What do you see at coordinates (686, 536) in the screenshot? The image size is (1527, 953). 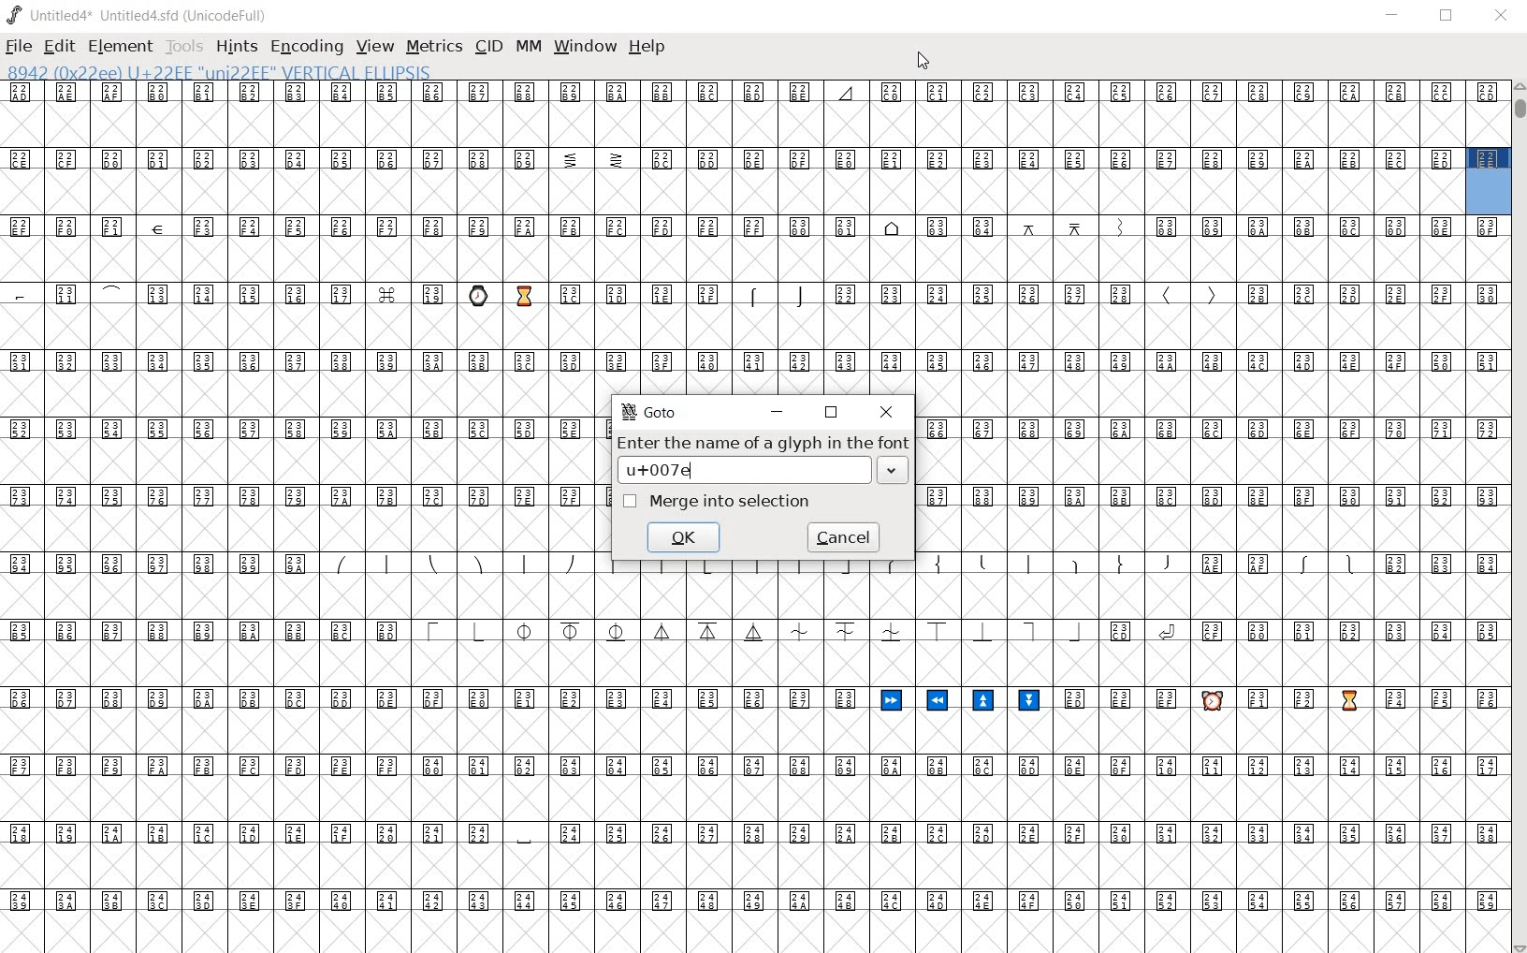 I see `ok` at bounding box center [686, 536].